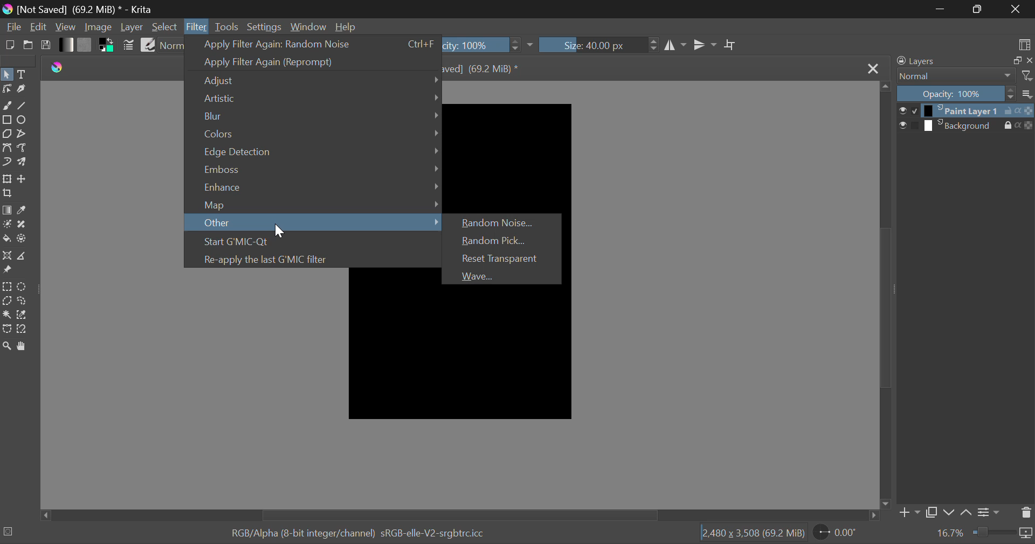 Image resolution: width=1035 pixels, height=544 pixels. Describe the element at coordinates (914, 125) in the screenshot. I see `checkbox` at that location.